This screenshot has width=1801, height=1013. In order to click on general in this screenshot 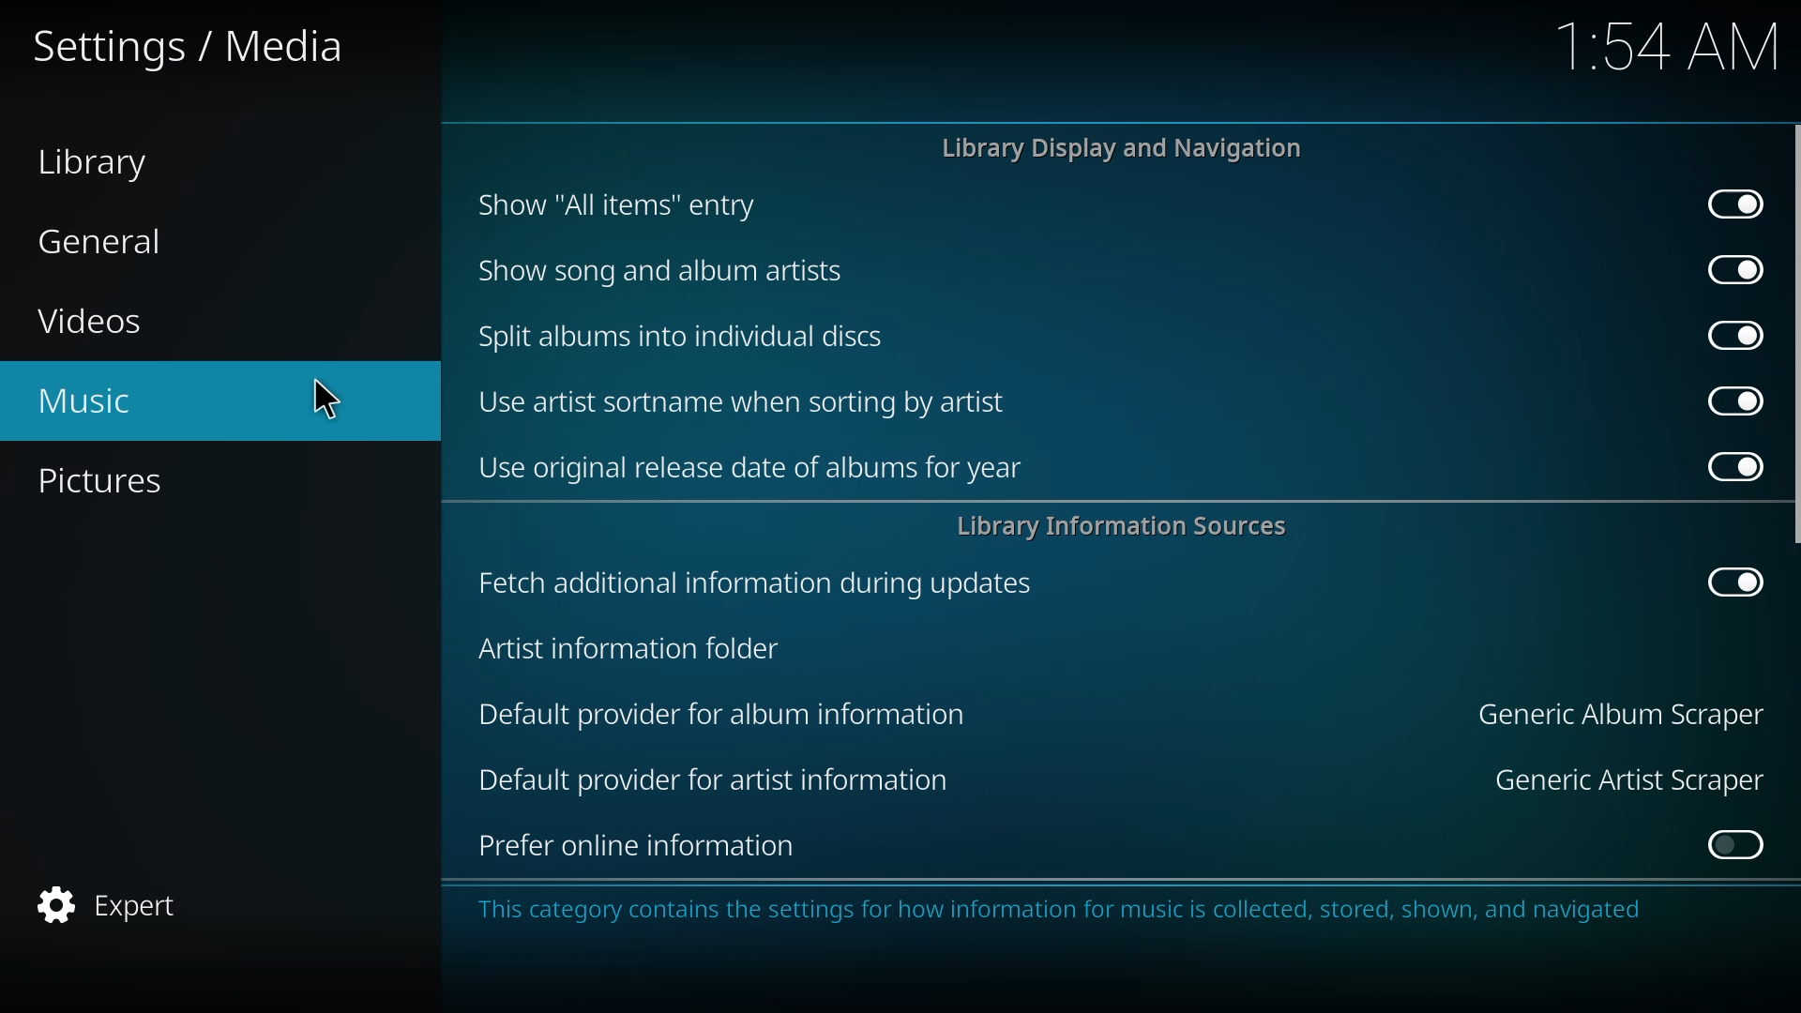, I will do `click(116, 242)`.